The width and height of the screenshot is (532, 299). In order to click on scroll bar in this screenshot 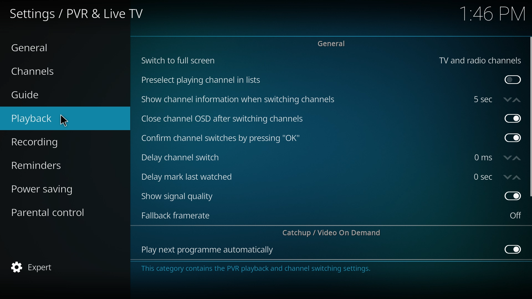, I will do `click(530, 117)`.